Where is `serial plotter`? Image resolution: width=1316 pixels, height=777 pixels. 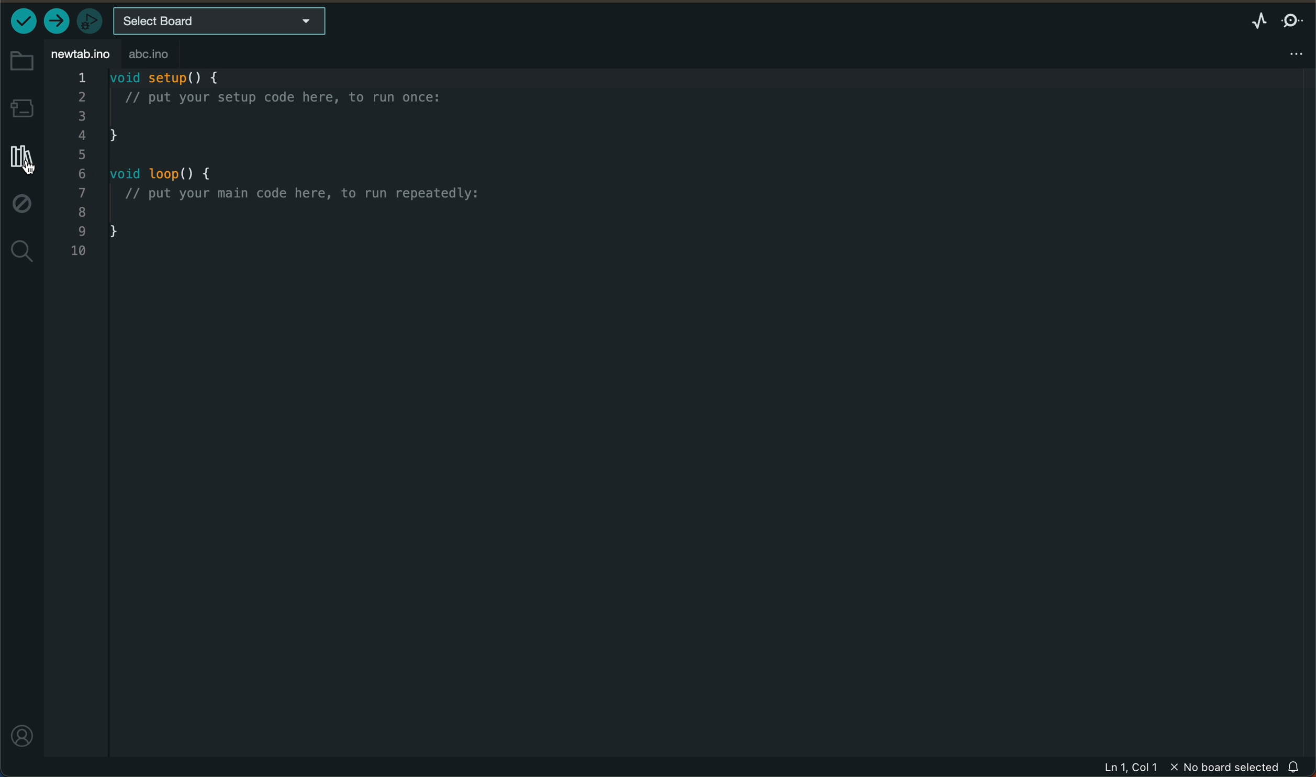
serial plotter is located at coordinates (1259, 20).